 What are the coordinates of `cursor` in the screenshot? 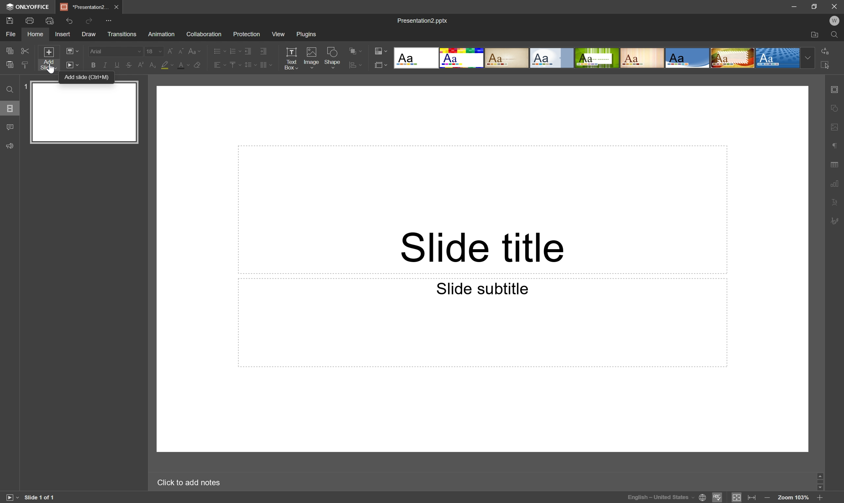 It's located at (54, 70).